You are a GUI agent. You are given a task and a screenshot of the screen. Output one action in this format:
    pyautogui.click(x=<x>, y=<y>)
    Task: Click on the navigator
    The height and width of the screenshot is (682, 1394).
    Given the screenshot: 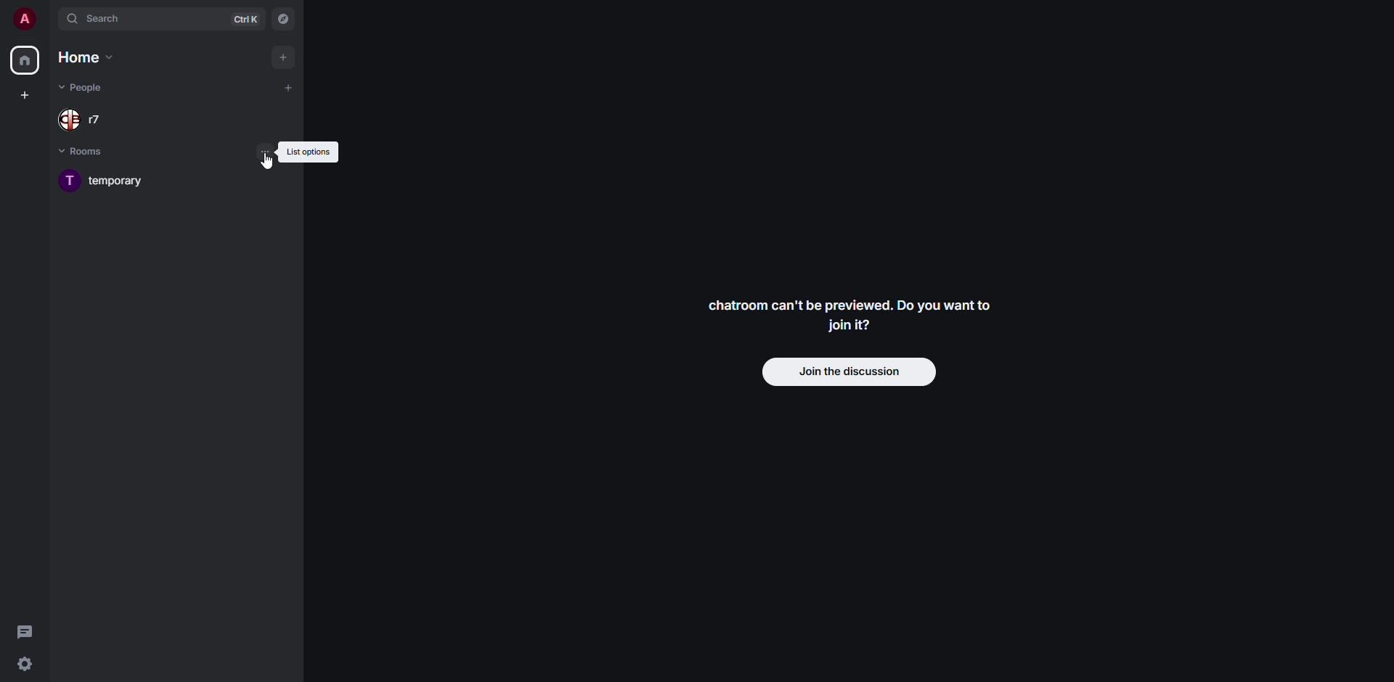 What is the action you would take?
    pyautogui.click(x=282, y=20)
    